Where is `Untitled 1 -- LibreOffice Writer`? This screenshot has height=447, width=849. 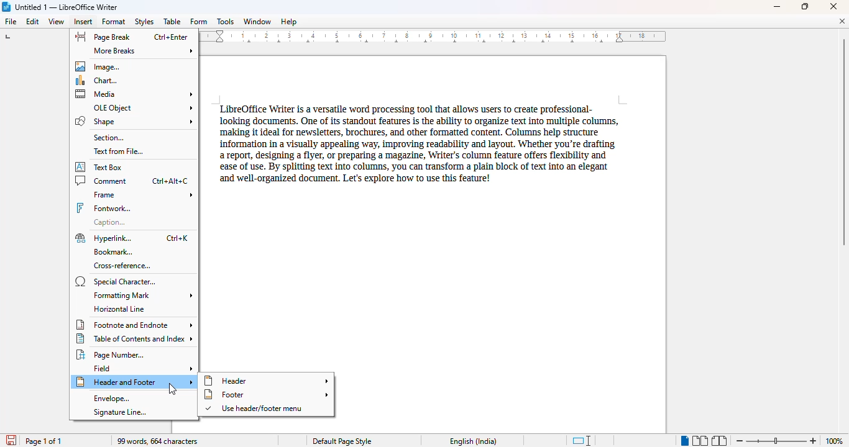
Untitled 1 -- LibreOffice Writer is located at coordinates (68, 6).